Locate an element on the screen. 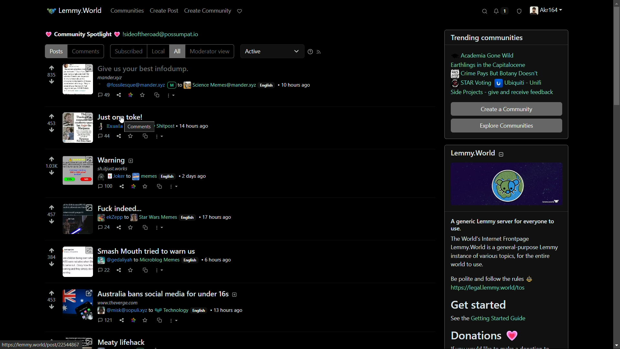 The image size is (620, 349). posts is located at coordinates (57, 52).